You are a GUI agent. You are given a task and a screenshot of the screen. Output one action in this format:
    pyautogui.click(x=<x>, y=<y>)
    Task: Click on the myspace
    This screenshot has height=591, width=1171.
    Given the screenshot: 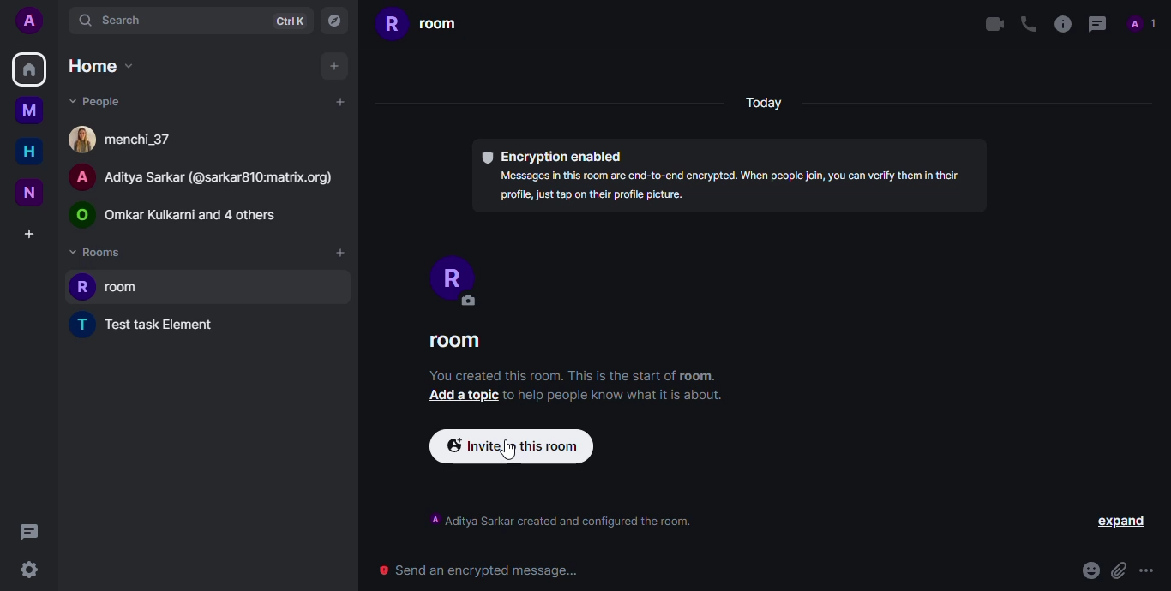 What is the action you would take?
    pyautogui.click(x=32, y=110)
    